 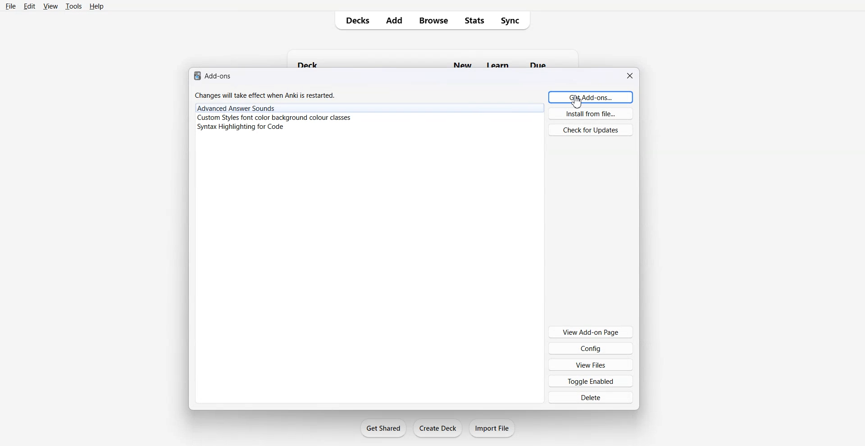 I want to click on Check for Updates, so click(x=592, y=130).